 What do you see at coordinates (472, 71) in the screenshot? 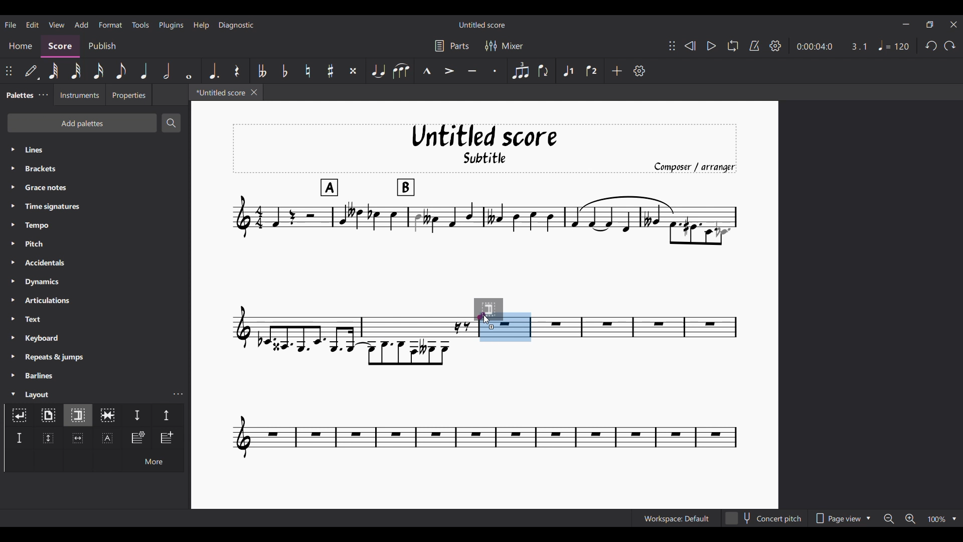
I see `Tenuto` at bounding box center [472, 71].